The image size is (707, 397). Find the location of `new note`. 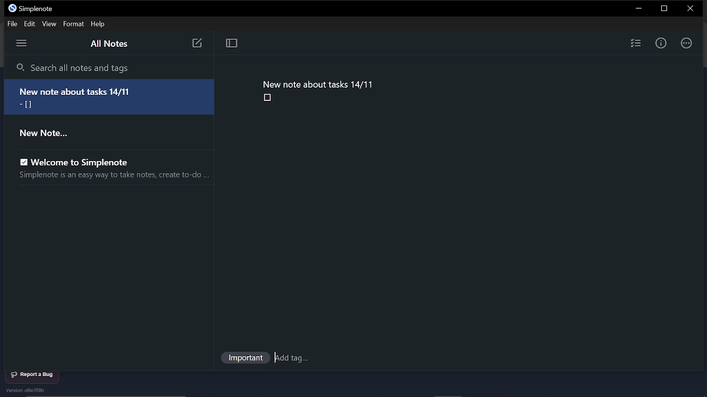

new note is located at coordinates (196, 44).